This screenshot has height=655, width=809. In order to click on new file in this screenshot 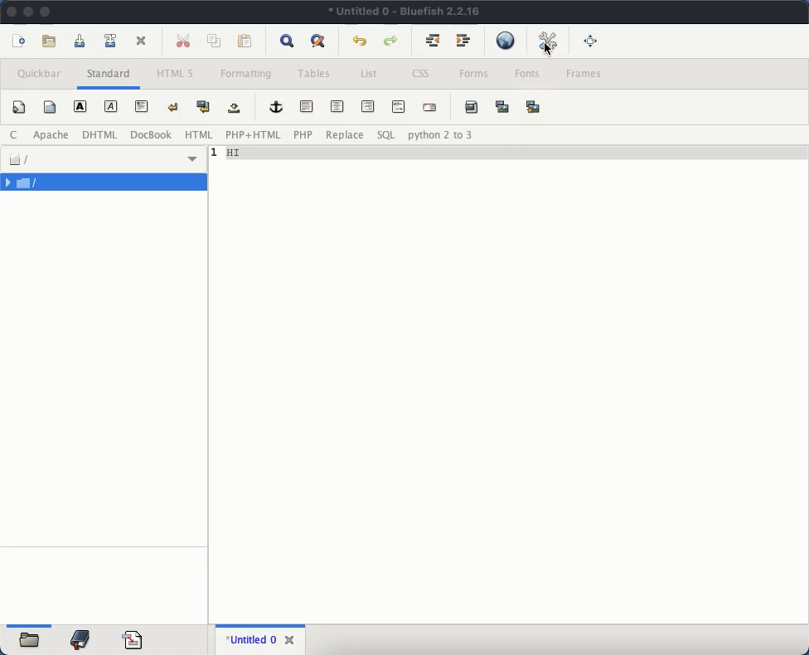, I will do `click(22, 41)`.